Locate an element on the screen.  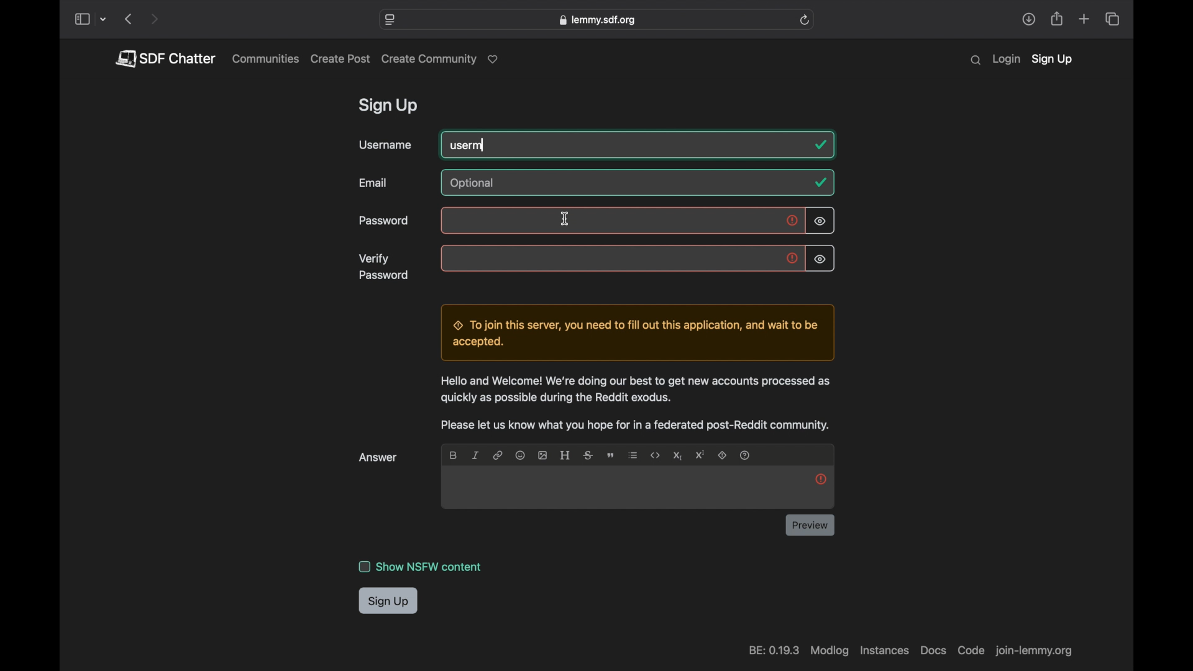
sign up is located at coordinates (390, 107).